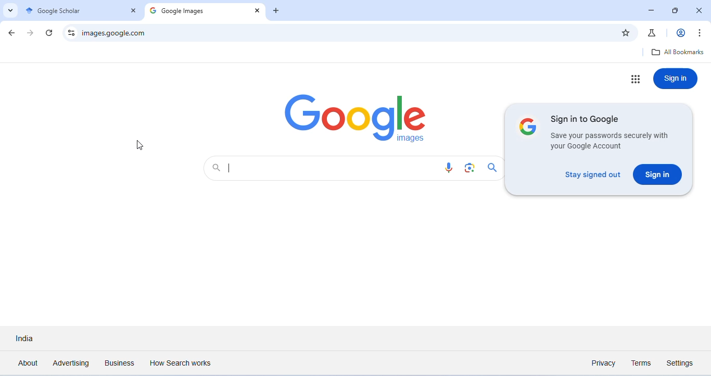 The height and width of the screenshot is (376, 711). Describe the element at coordinates (650, 10) in the screenshot. I see `minimize` at that location.